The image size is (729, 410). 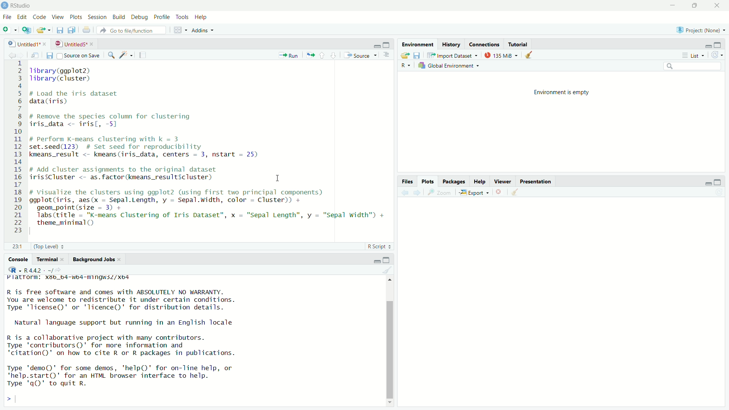 What do you see at coordinates (143, 56) in the screenshot?
I see `compile report` at bounding box center [143, 56].